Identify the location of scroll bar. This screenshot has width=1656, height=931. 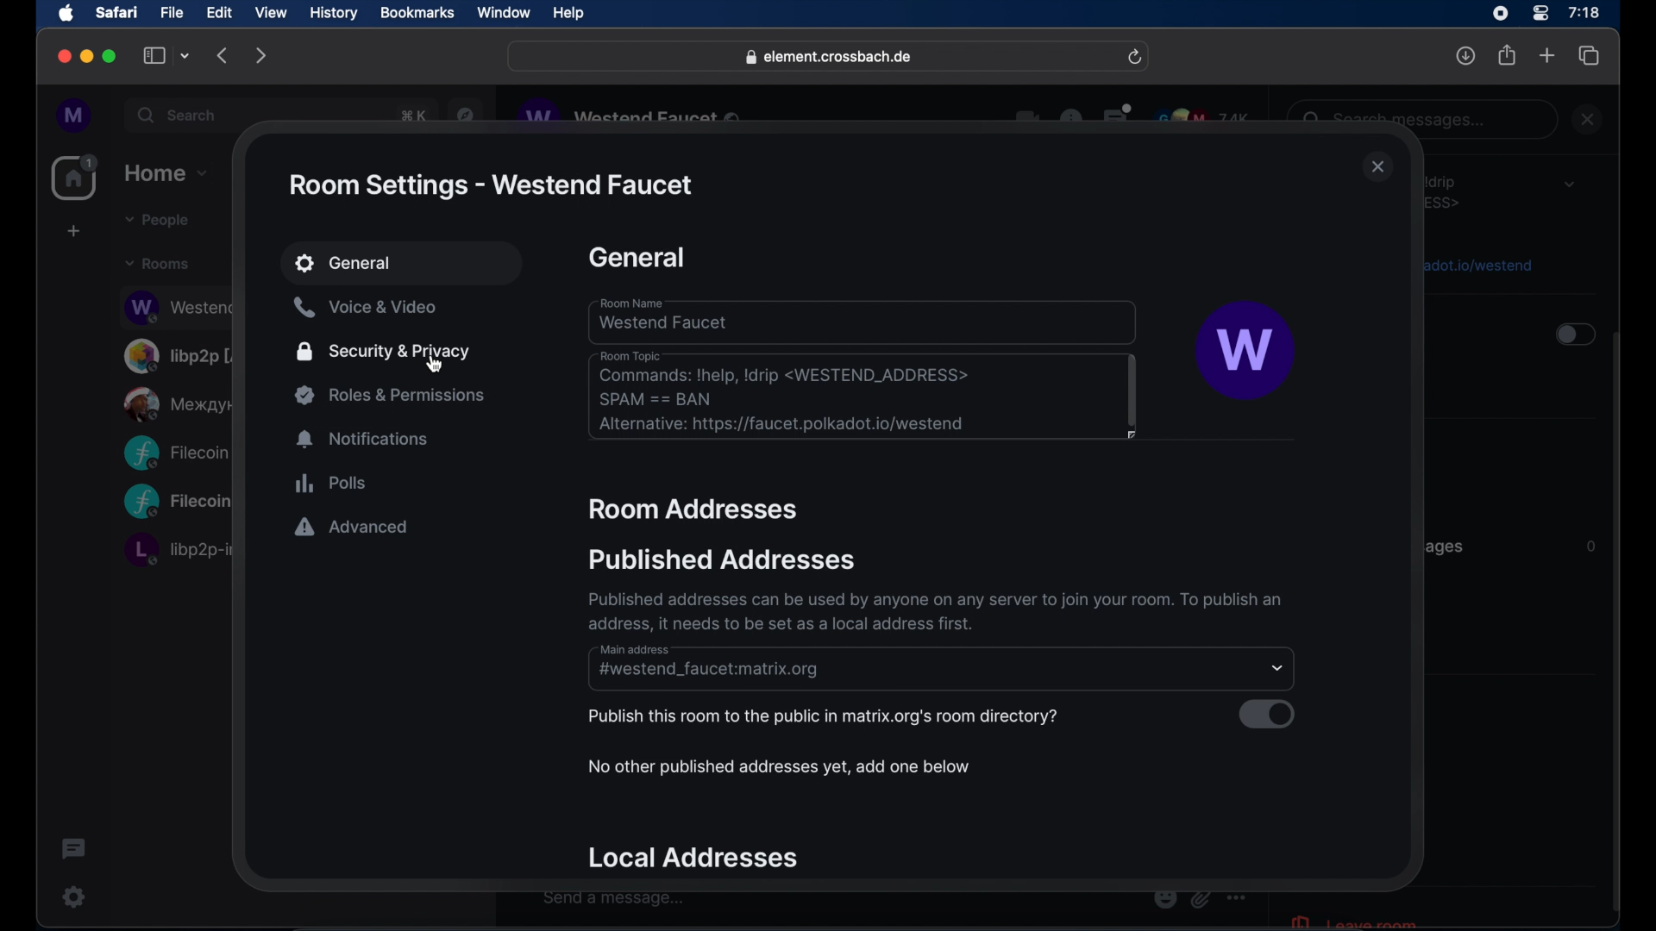
(1617, 624).